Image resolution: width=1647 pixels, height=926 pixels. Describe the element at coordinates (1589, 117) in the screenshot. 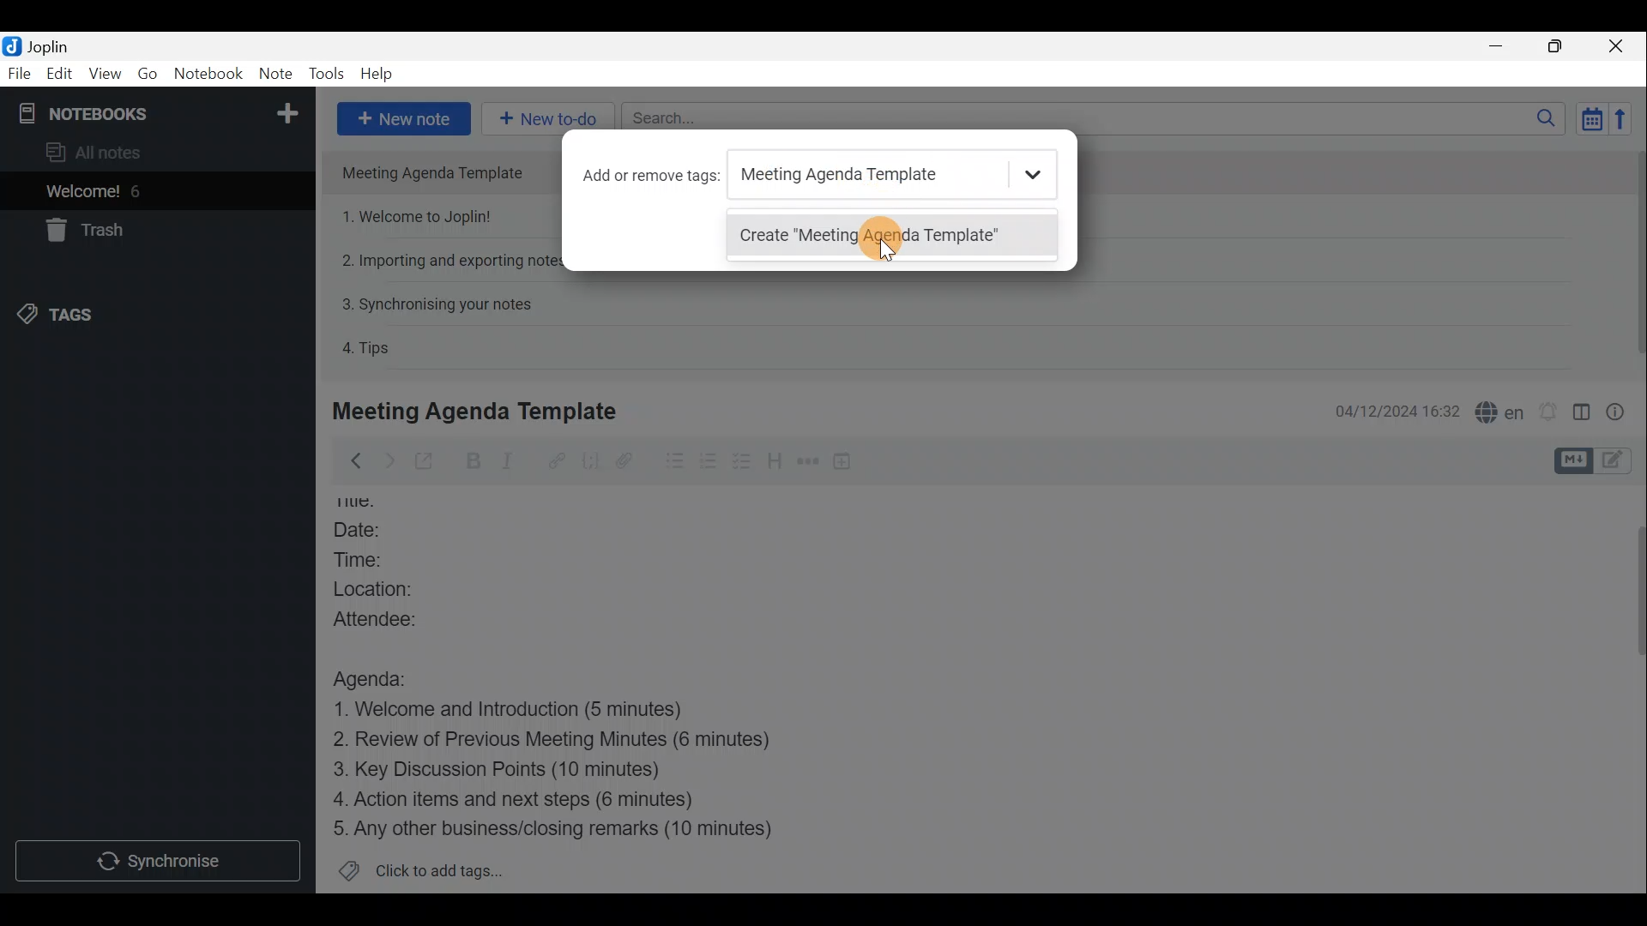

I see `Toggle sort order` at that location.